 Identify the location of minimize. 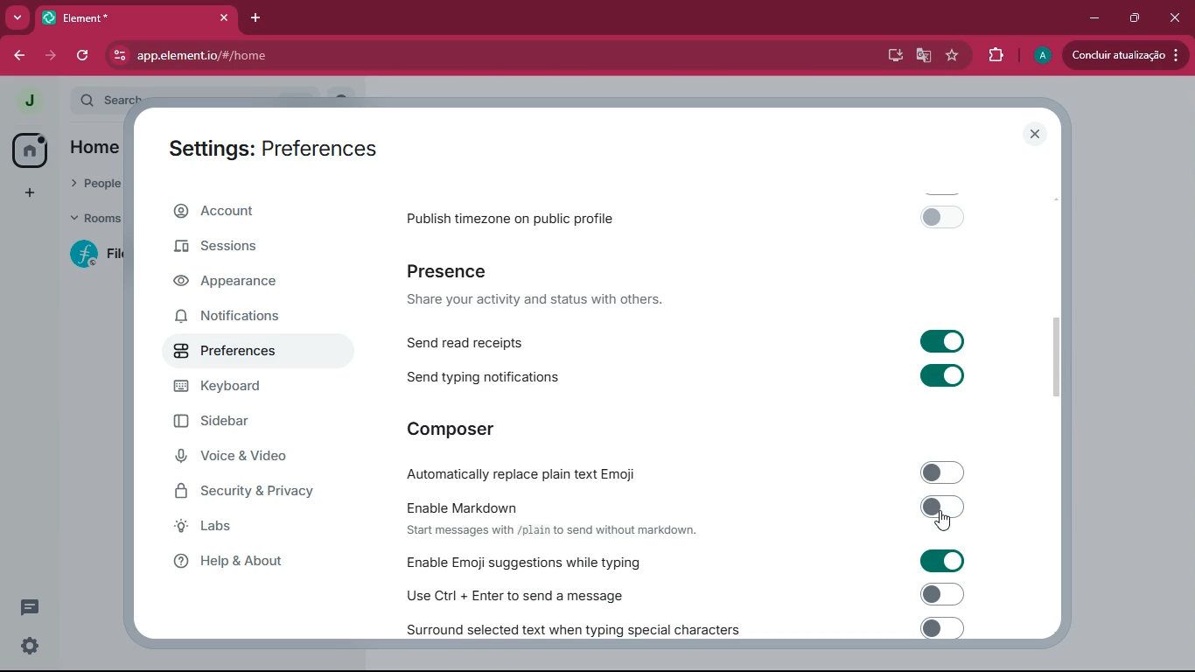
(1094, 18).